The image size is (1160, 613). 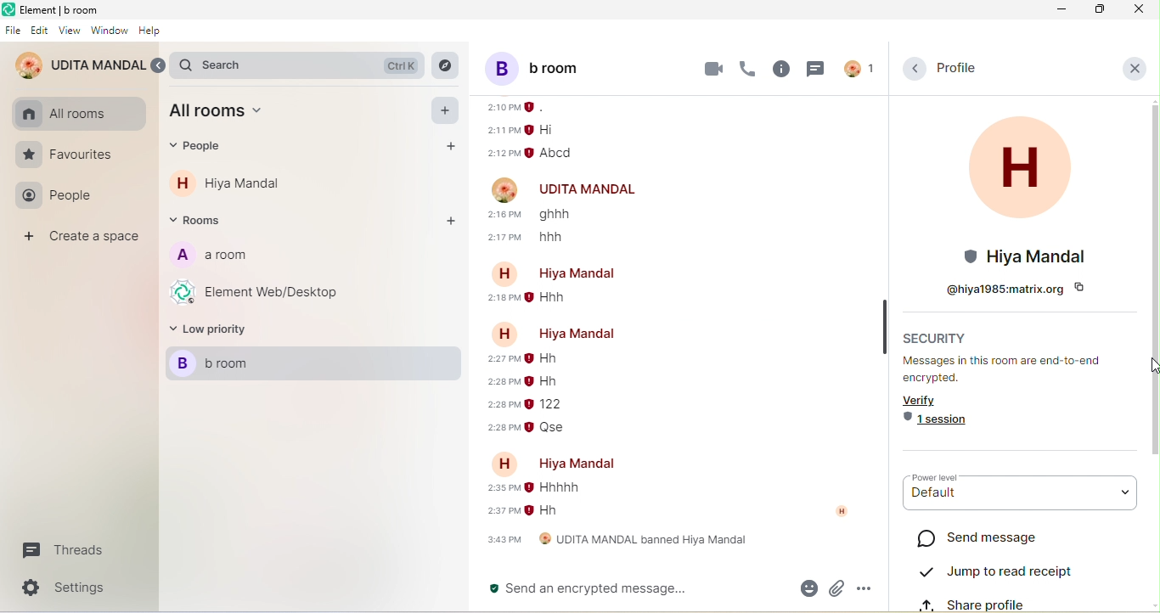 What do you see at coordinates (1011, 370) in the screenshot?
I see `messages in this room are end to end encrypted` at bounding box center [1011, 370].